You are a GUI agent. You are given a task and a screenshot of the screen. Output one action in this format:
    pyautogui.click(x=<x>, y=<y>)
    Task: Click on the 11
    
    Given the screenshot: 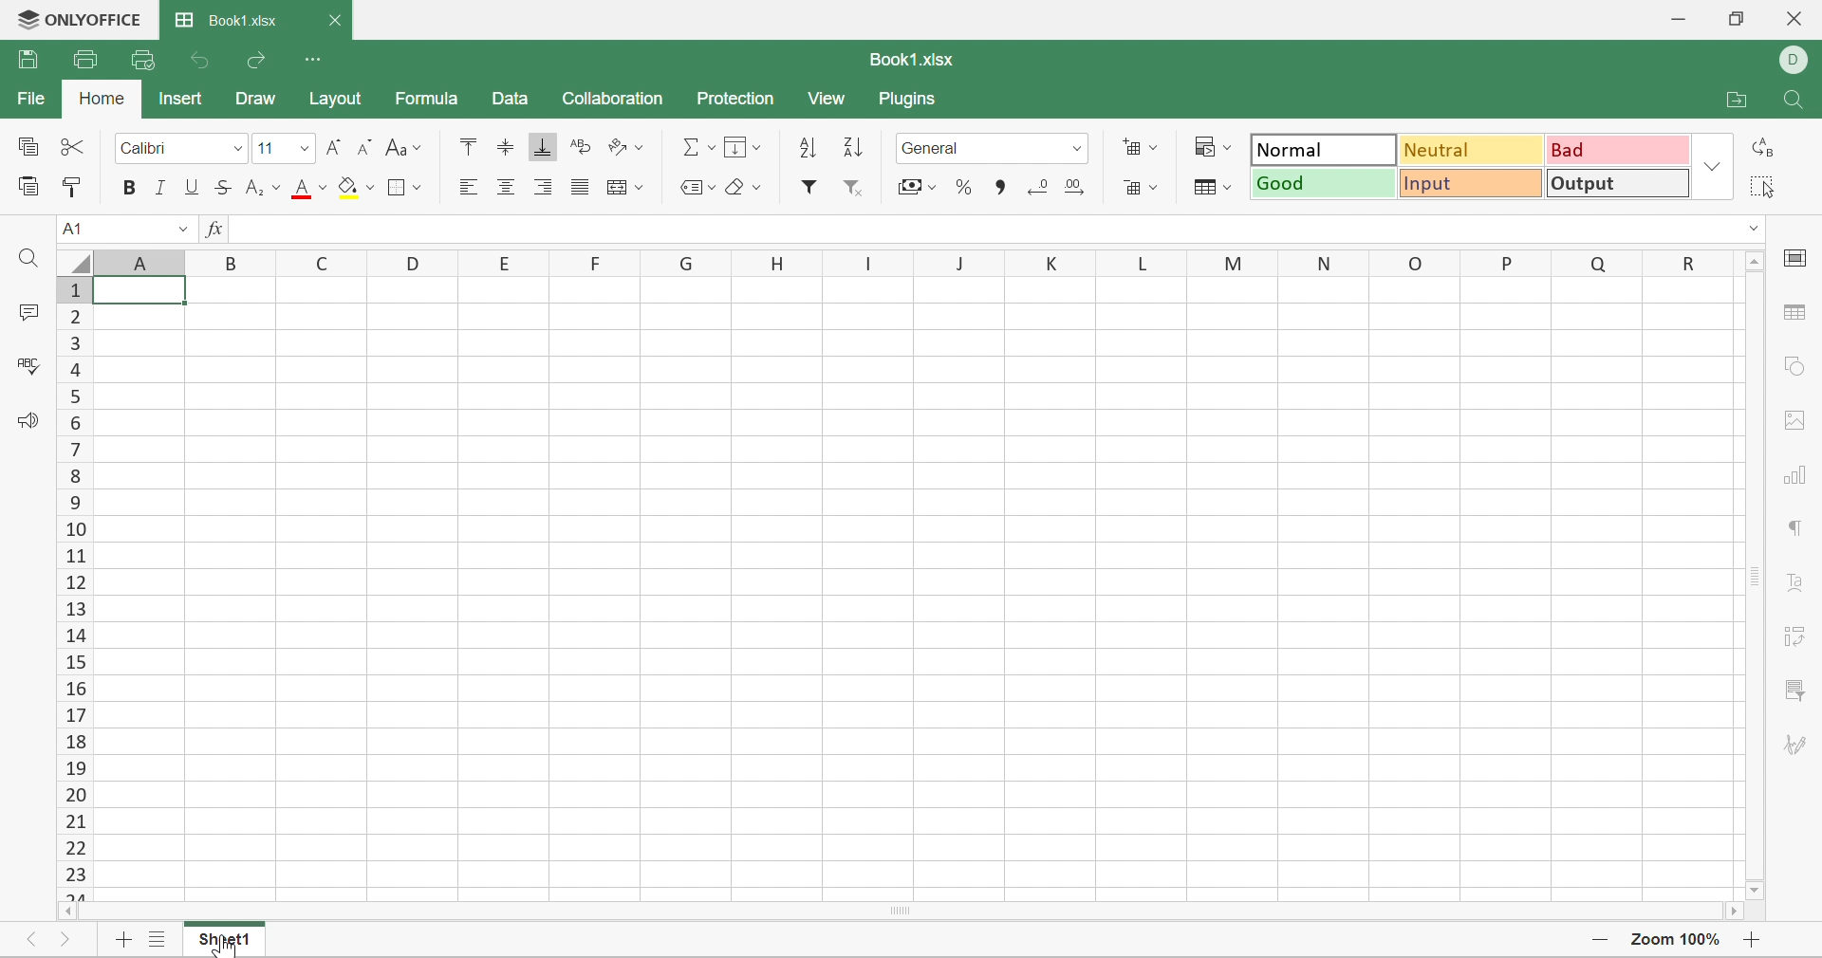 What is the action you would take?
    pyautogui.click(x=268, y=149)
    